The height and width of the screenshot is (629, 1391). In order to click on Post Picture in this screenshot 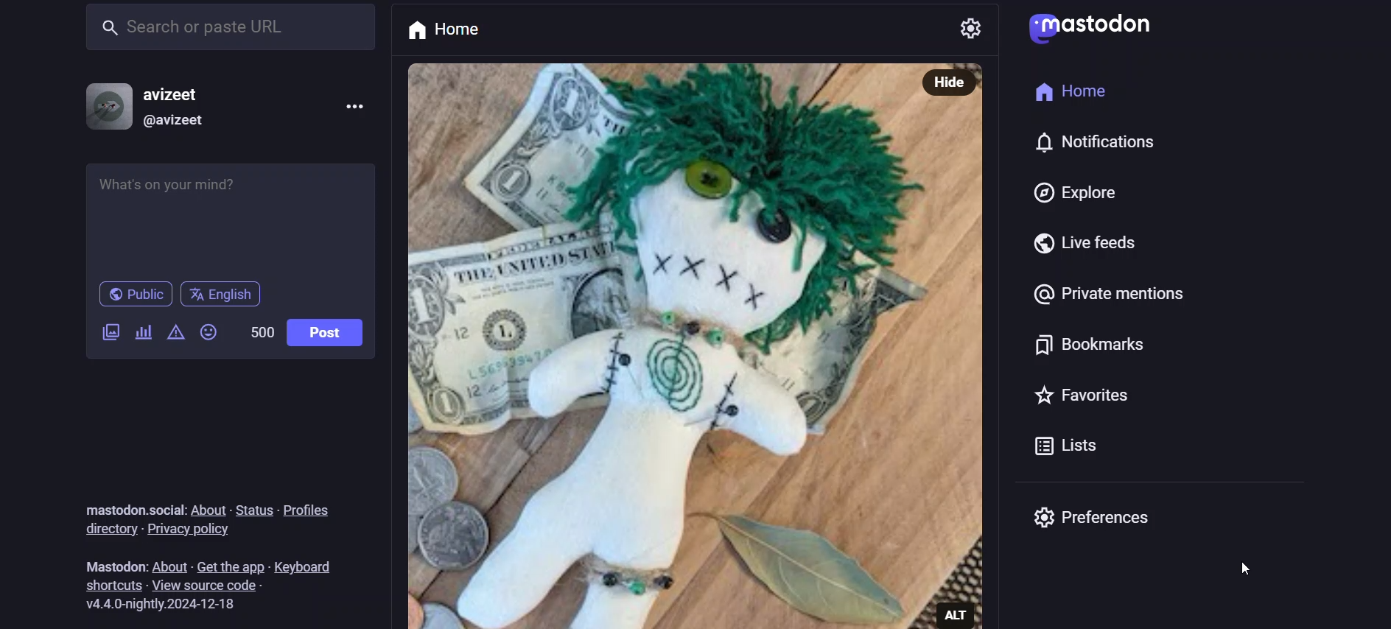, I will do `click(654, 345)`.